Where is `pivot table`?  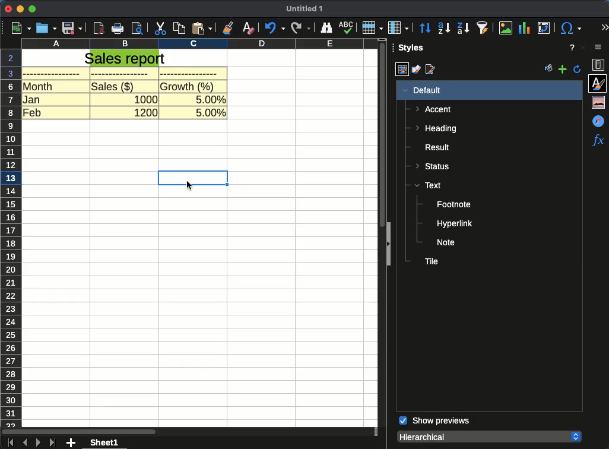
pivot table is located at coordinates (543, 29).